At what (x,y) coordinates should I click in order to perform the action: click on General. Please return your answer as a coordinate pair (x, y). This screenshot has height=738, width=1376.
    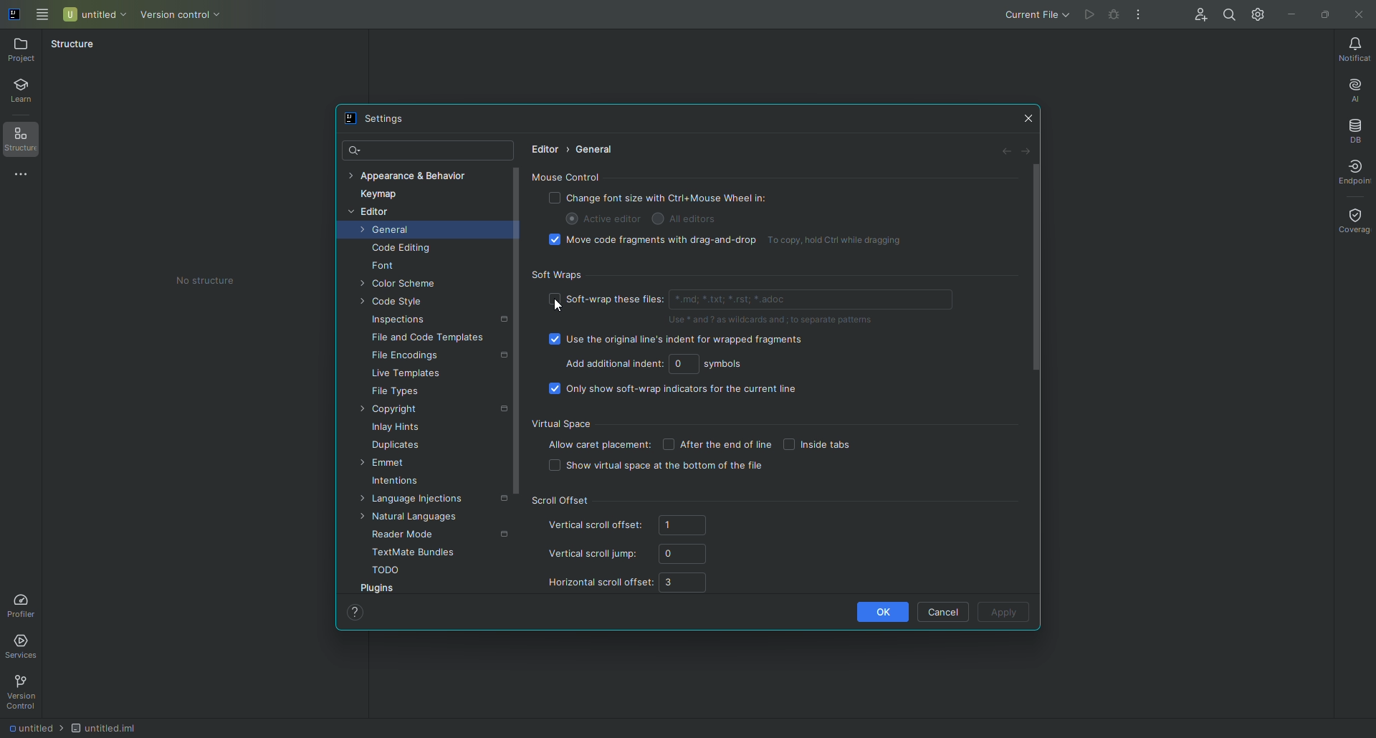
    Looking at the image, I should click on (595, 150).